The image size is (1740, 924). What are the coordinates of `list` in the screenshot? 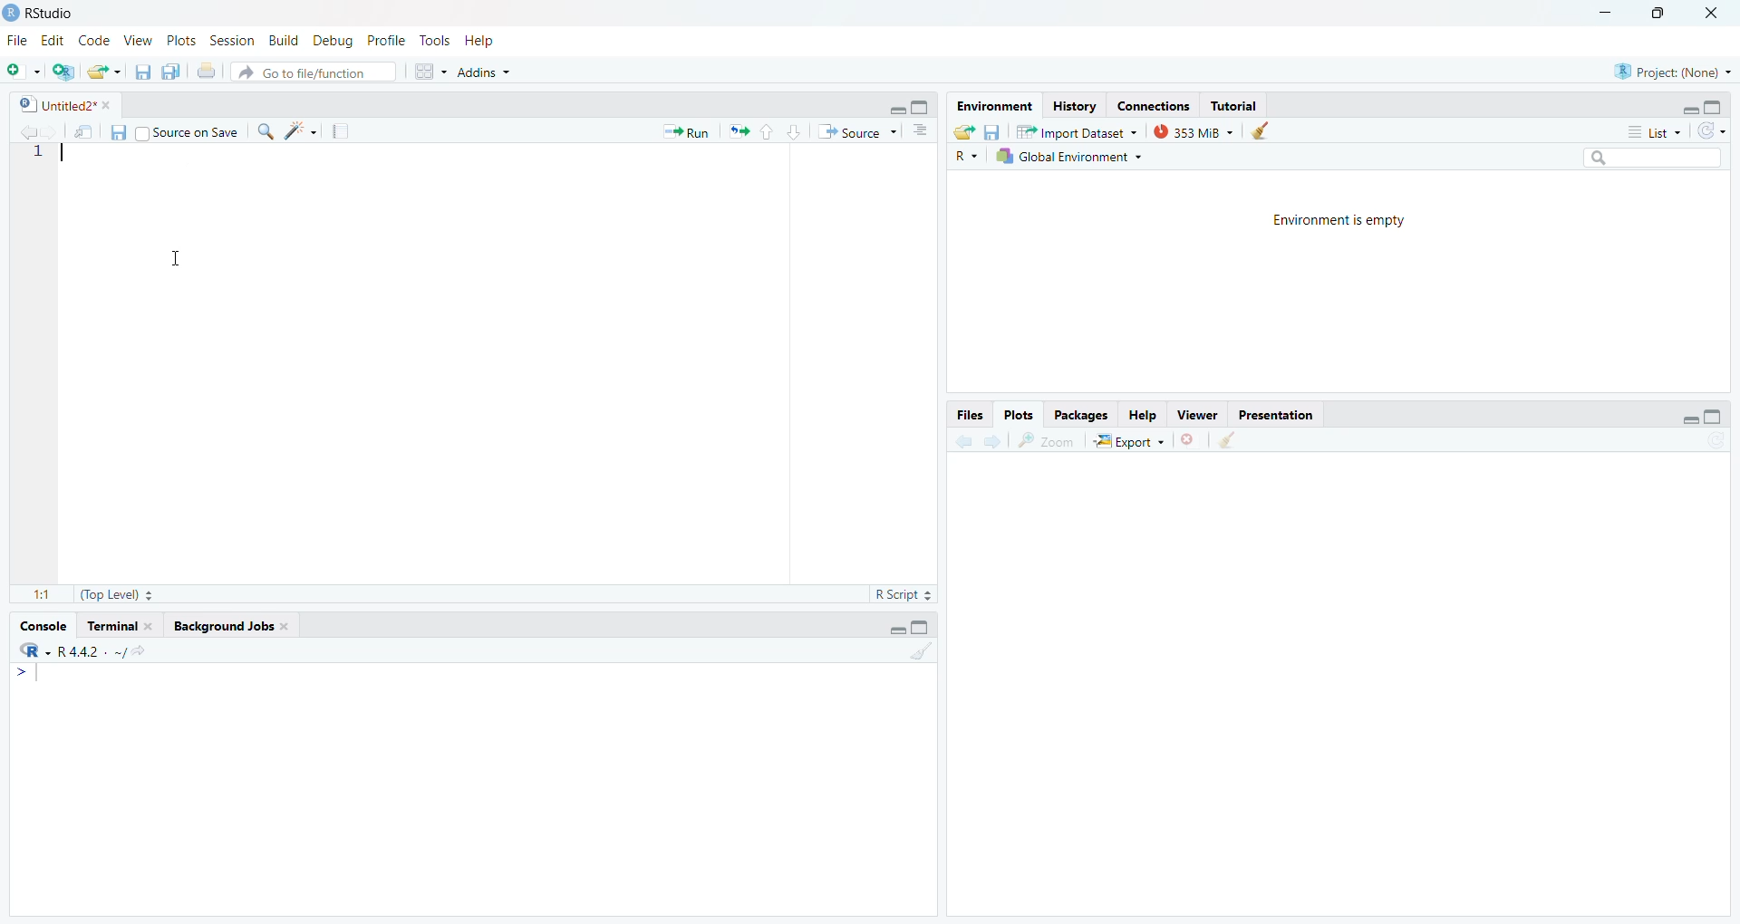 It's located at (1651, 130).